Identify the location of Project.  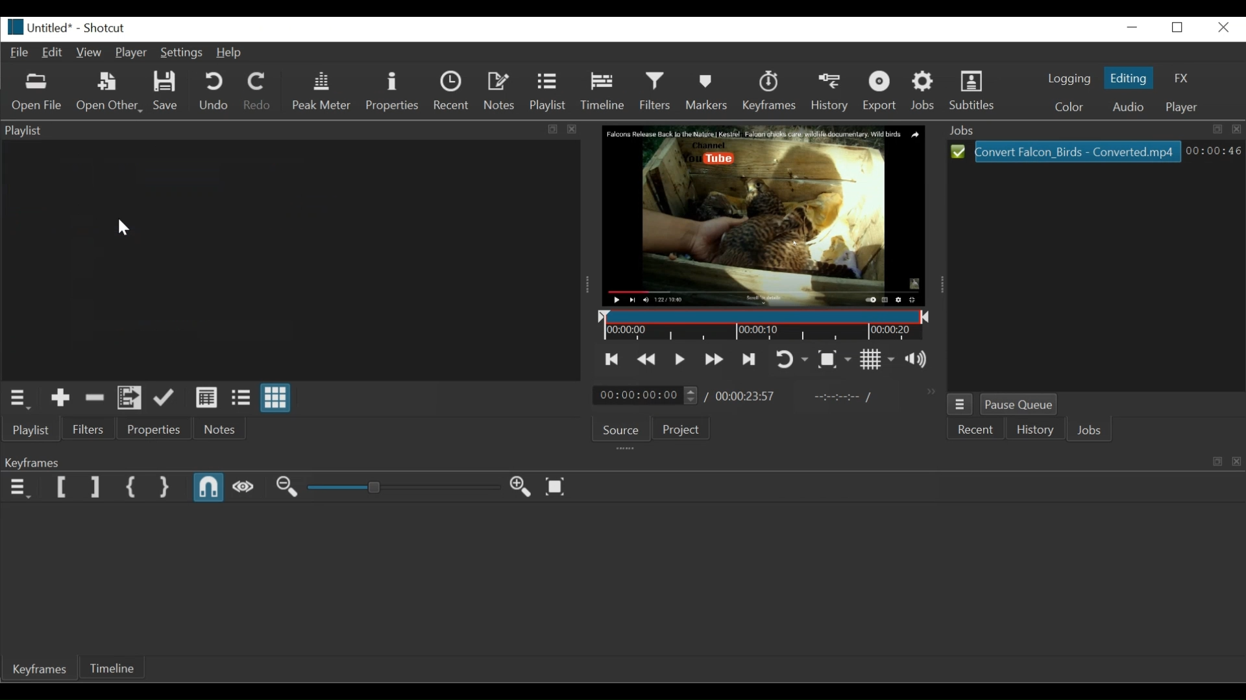
(684, 430).